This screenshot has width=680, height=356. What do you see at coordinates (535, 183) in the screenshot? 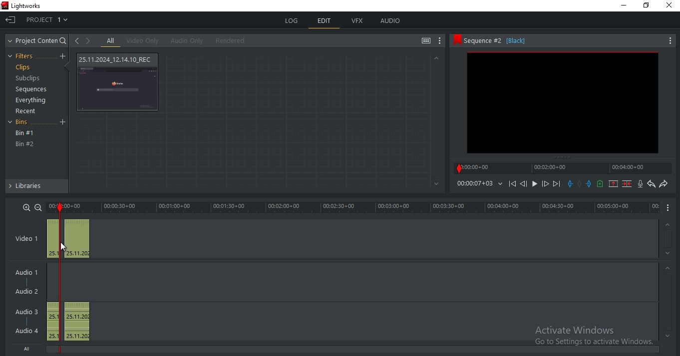
I see `Play` at bounding box center [535, 183].